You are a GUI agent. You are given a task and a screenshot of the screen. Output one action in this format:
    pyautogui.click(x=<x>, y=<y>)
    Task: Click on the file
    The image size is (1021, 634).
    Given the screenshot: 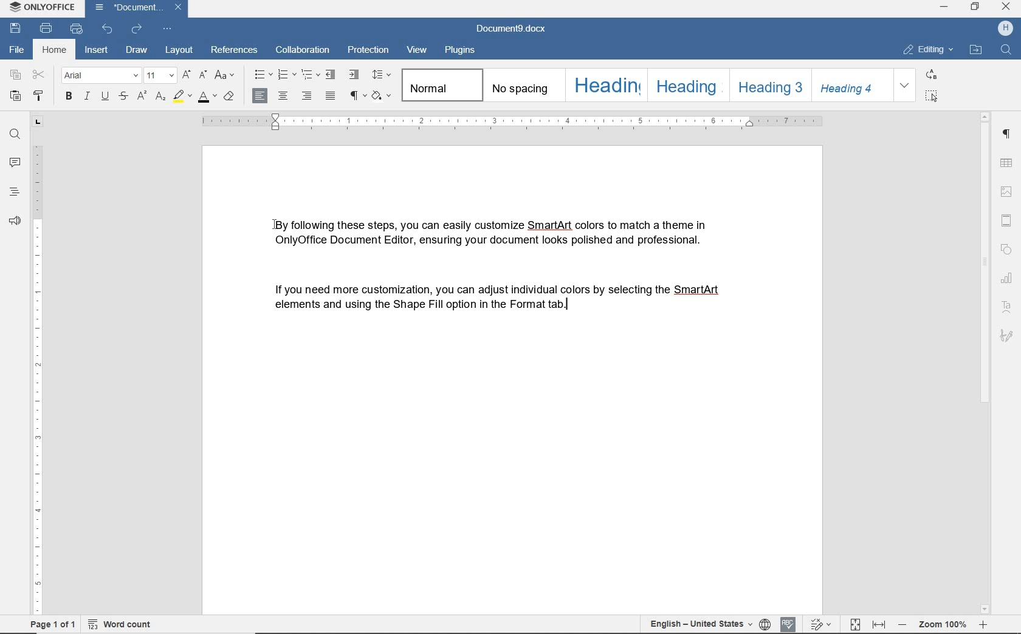 What is the action you would take?
    pyautogui.click(x=16, y=47)
    